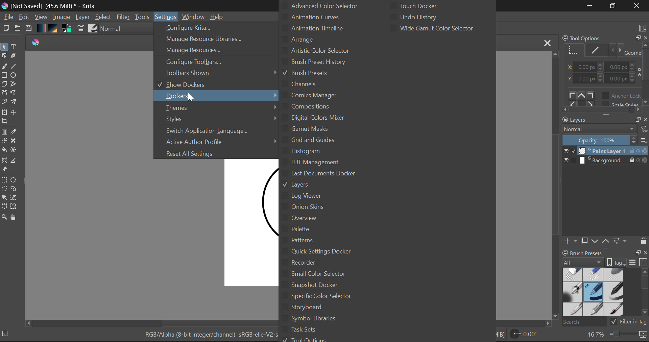 This screenshot has width=649, height=342. What do you see at coordinates (316, 196) in the screenshot?
I see `Log Viewer` at bounding box center [316, 196].